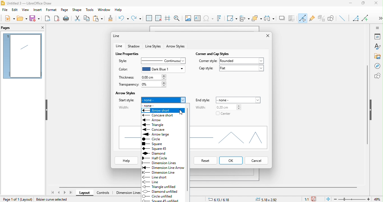  I want to click on close, so click(378, 4).